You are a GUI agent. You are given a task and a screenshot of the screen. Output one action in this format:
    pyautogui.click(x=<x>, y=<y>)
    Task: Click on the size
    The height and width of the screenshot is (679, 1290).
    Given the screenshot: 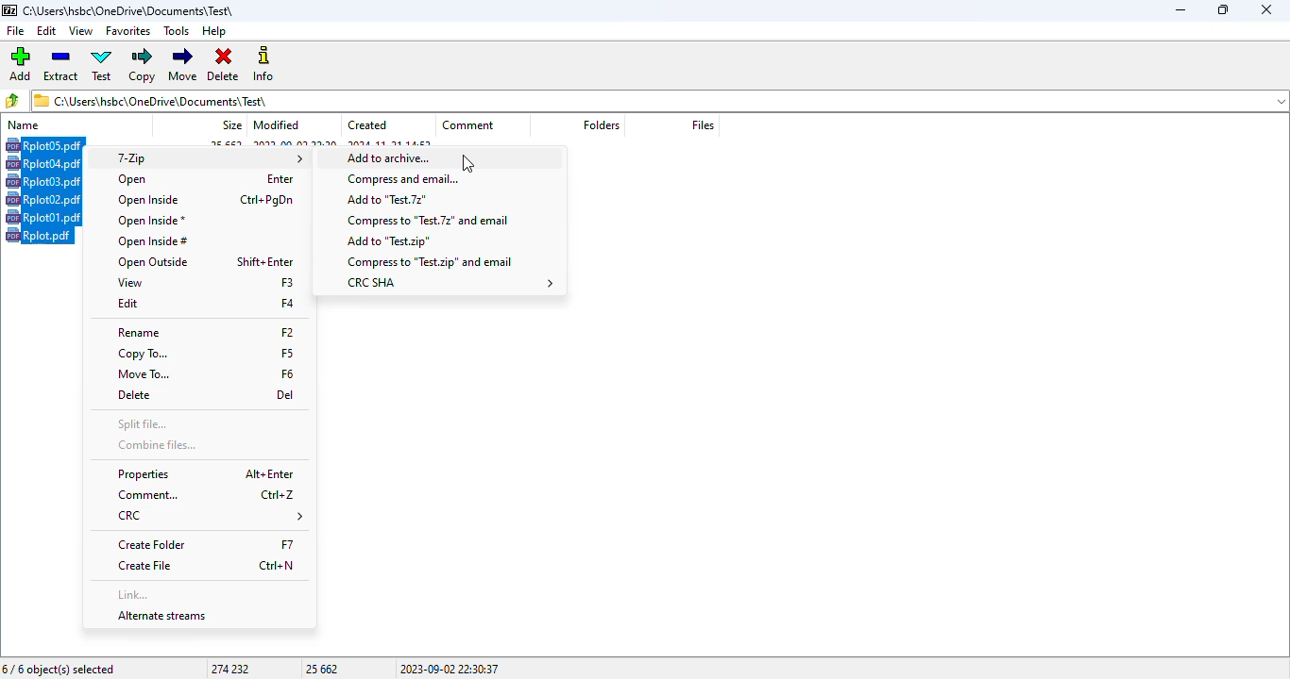 What is the action you would take?
    pyautogui.click(x=232, y=124)
    